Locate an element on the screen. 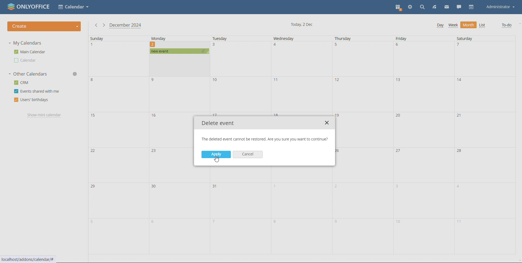 The image size is (522, 263). 7 is located at coordinates (461, 46).